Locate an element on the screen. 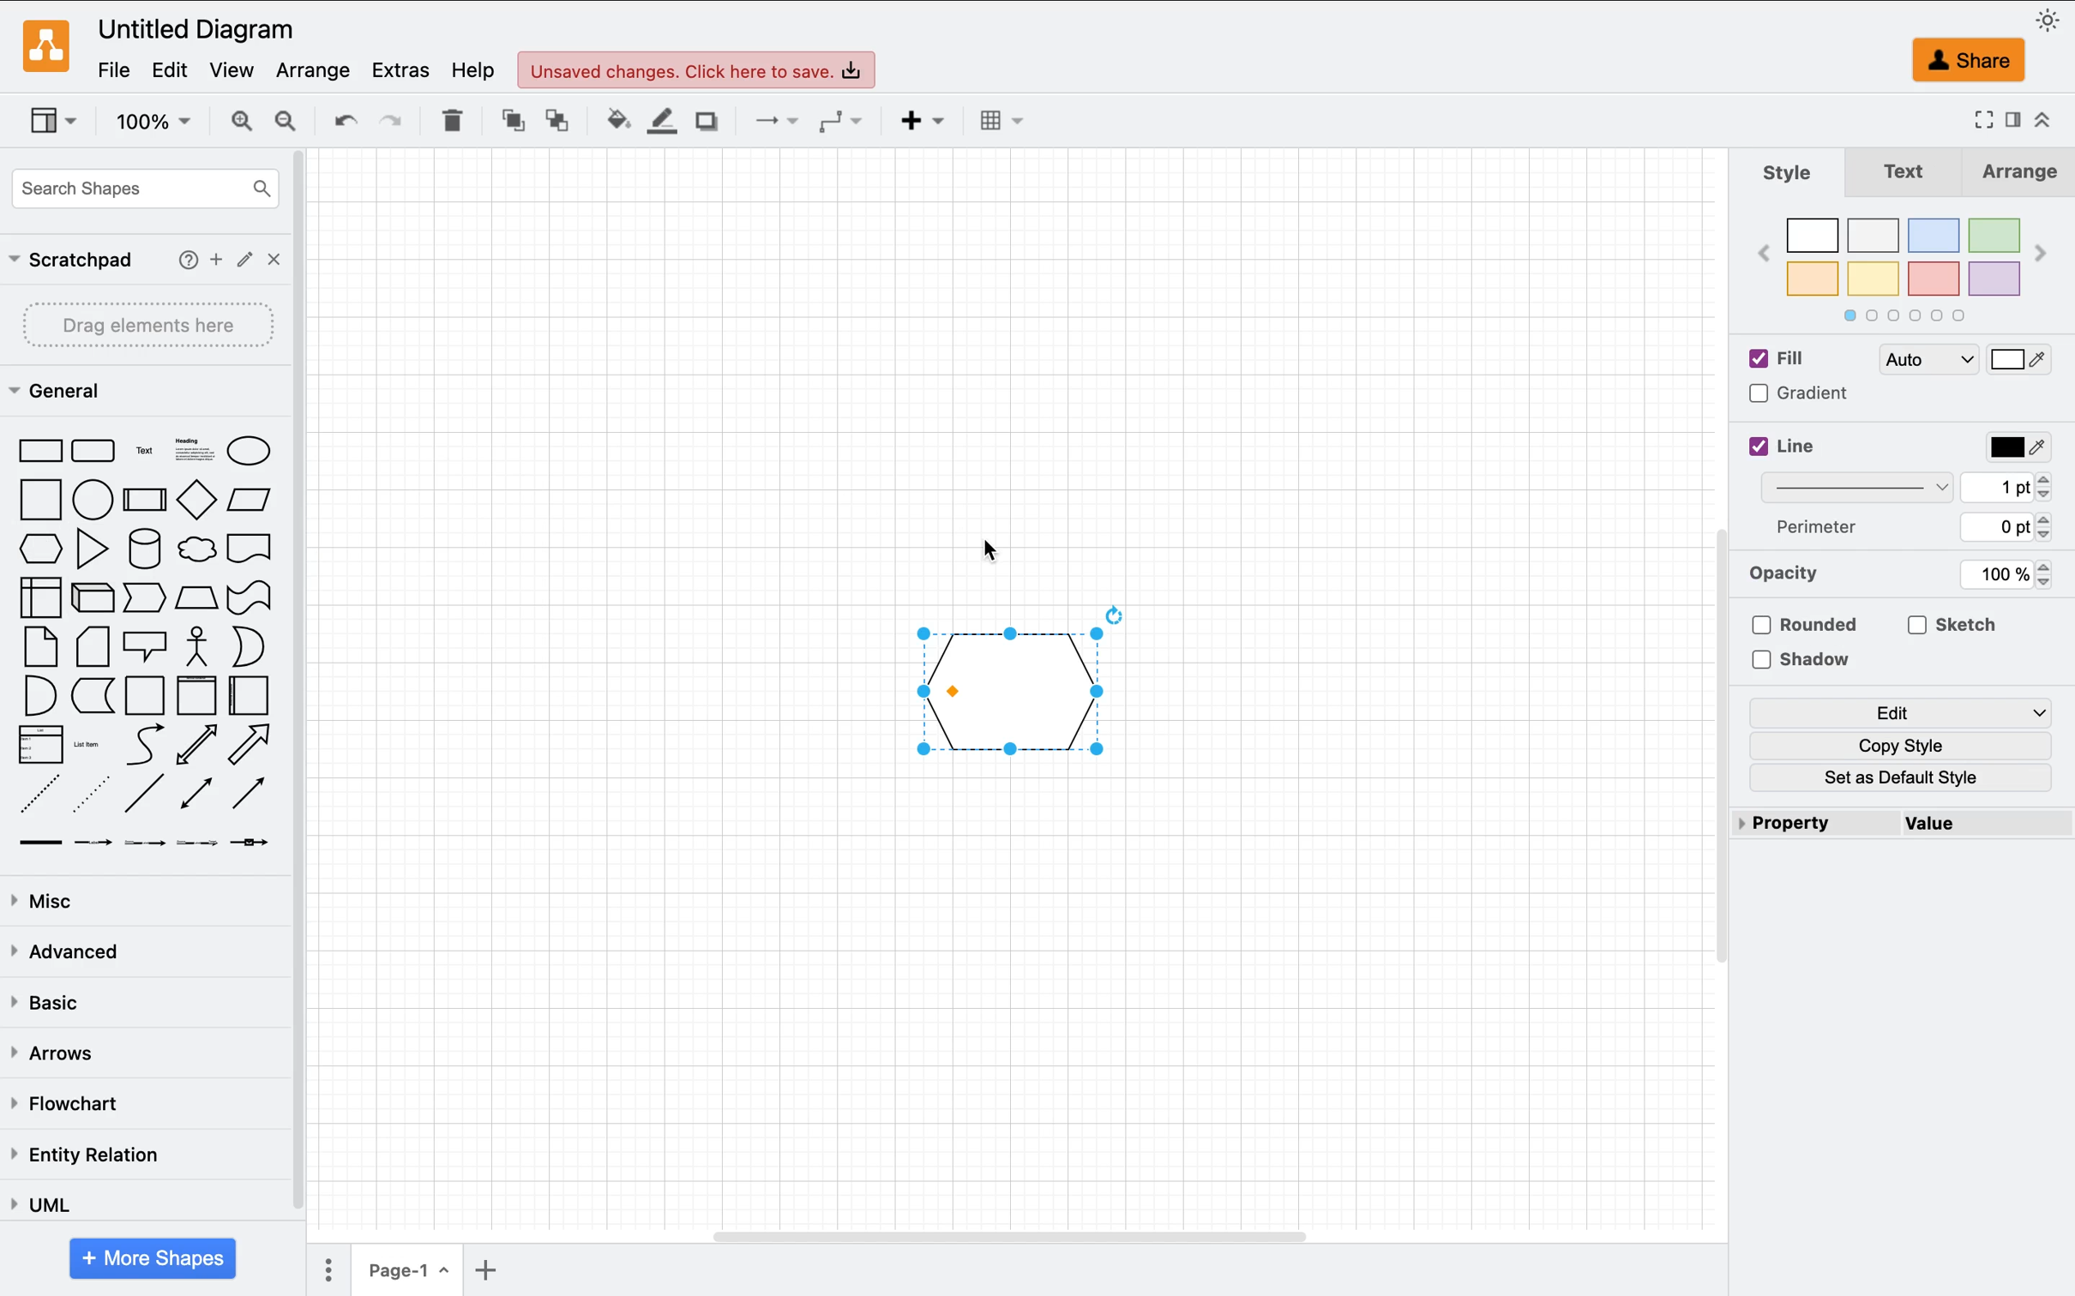 This screenshot has width=2075, height=1296. rounded rectangle is located at coordinates (93, 450).